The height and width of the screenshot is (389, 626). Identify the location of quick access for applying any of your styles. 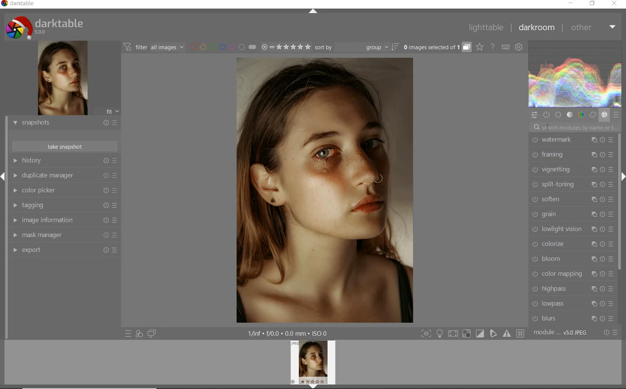
(139, 334).